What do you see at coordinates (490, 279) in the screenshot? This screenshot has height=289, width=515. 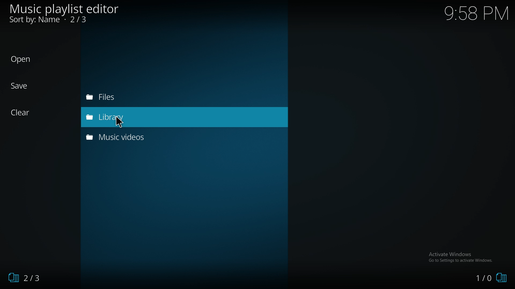 I see `1/0` at bounding box center [490, 279].